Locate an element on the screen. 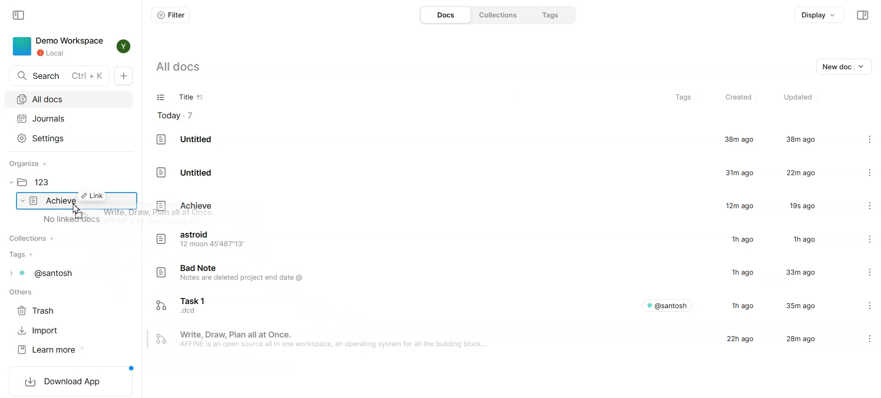  Doc File is located at coordinates (493, 304).